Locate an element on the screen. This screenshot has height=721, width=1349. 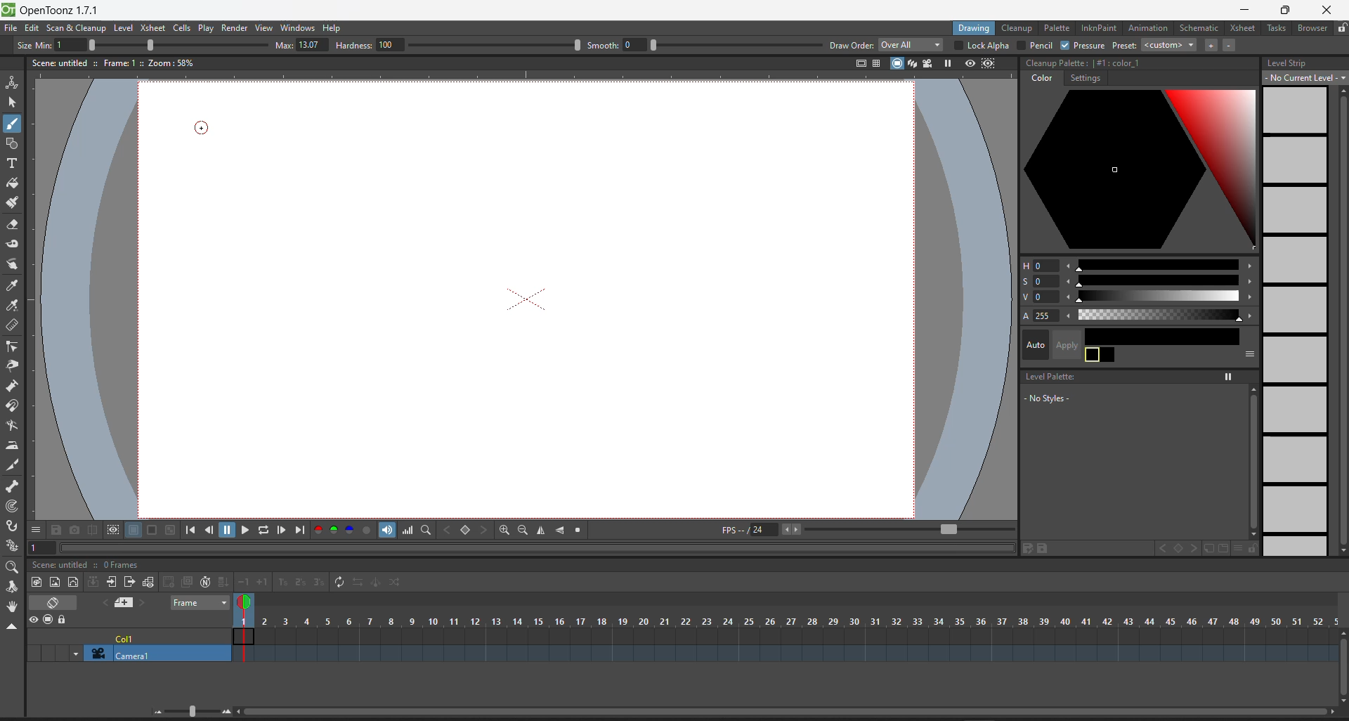
slider is located at coordinates (190, 711).